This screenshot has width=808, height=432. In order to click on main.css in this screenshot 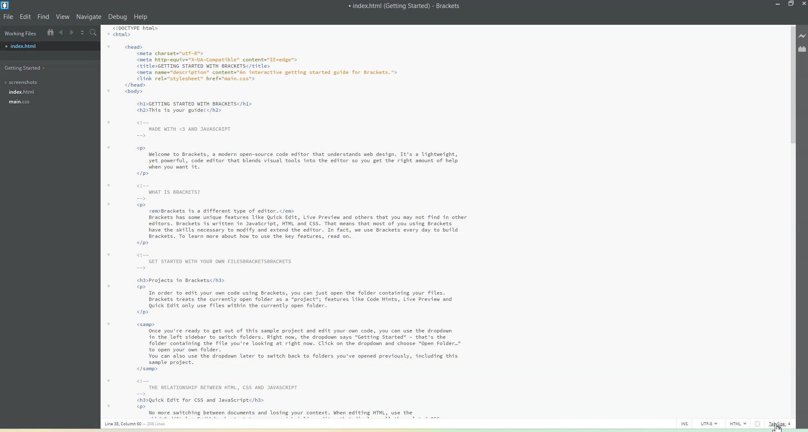, I will do `click(20, 102)`.